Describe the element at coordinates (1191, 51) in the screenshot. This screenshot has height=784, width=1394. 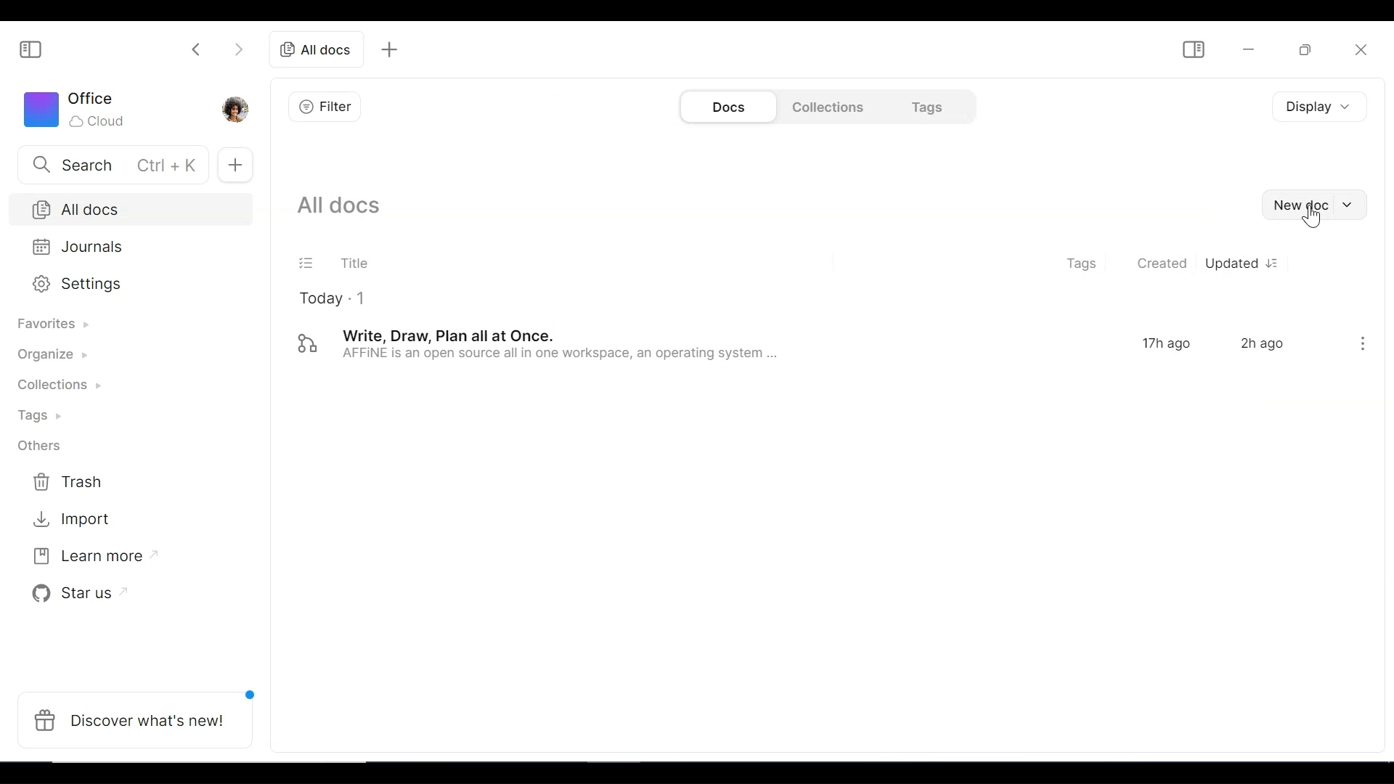
I see `Show/Hide Sidebar` at that location.